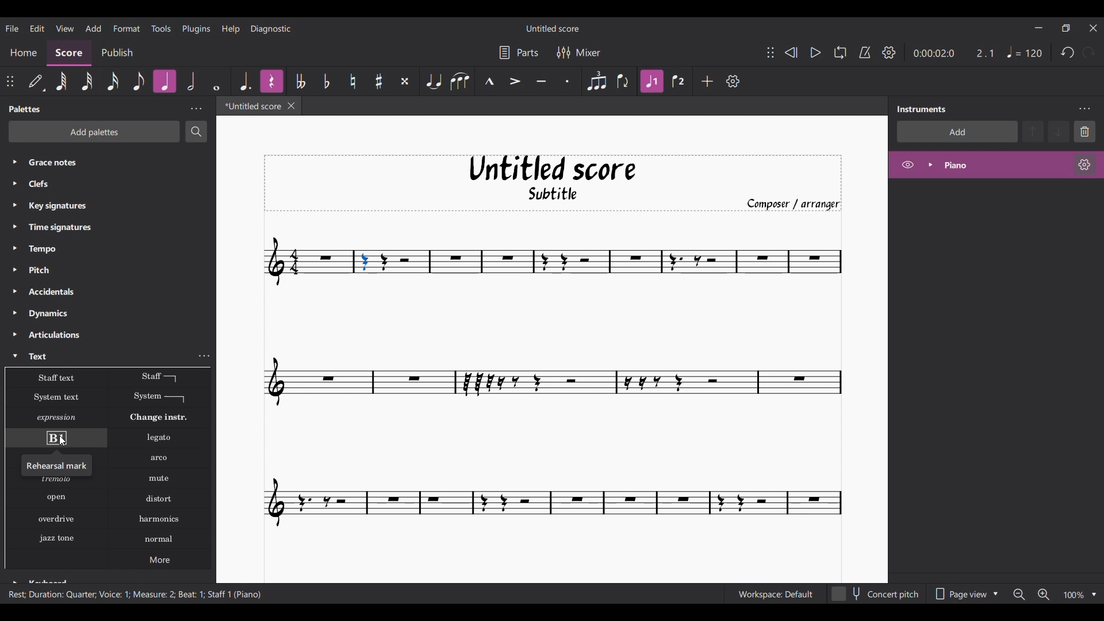 The height and width of the screenshot is (621, 1104). Describe the element at coordinates (12, 28) in the screenshot. I see `File menu` at that location.